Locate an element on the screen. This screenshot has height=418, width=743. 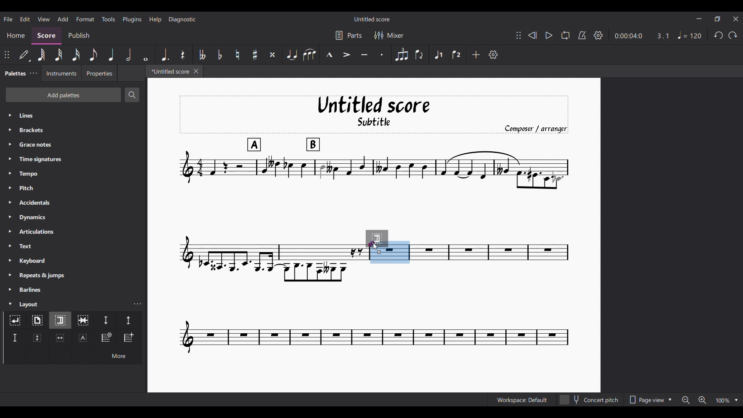
Tie is located at coordinates (291, 54).